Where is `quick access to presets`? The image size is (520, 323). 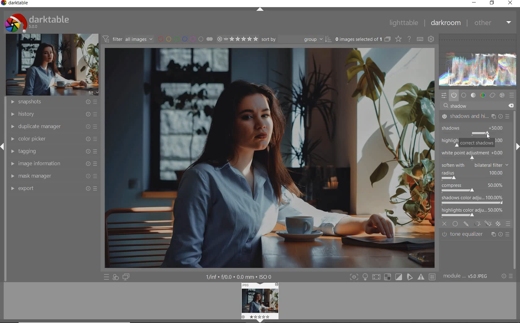 quick access to presets is located at coordinates (106, 277).